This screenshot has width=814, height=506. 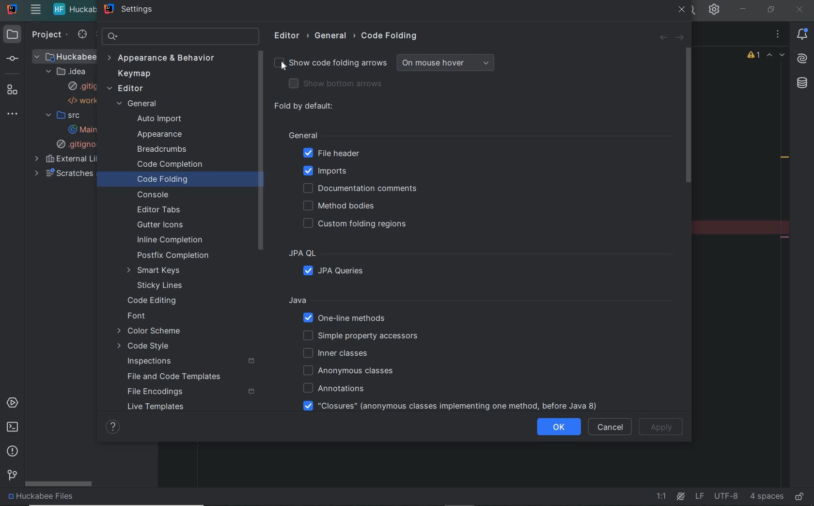 I want to click on general, so click(x=337, y=36).